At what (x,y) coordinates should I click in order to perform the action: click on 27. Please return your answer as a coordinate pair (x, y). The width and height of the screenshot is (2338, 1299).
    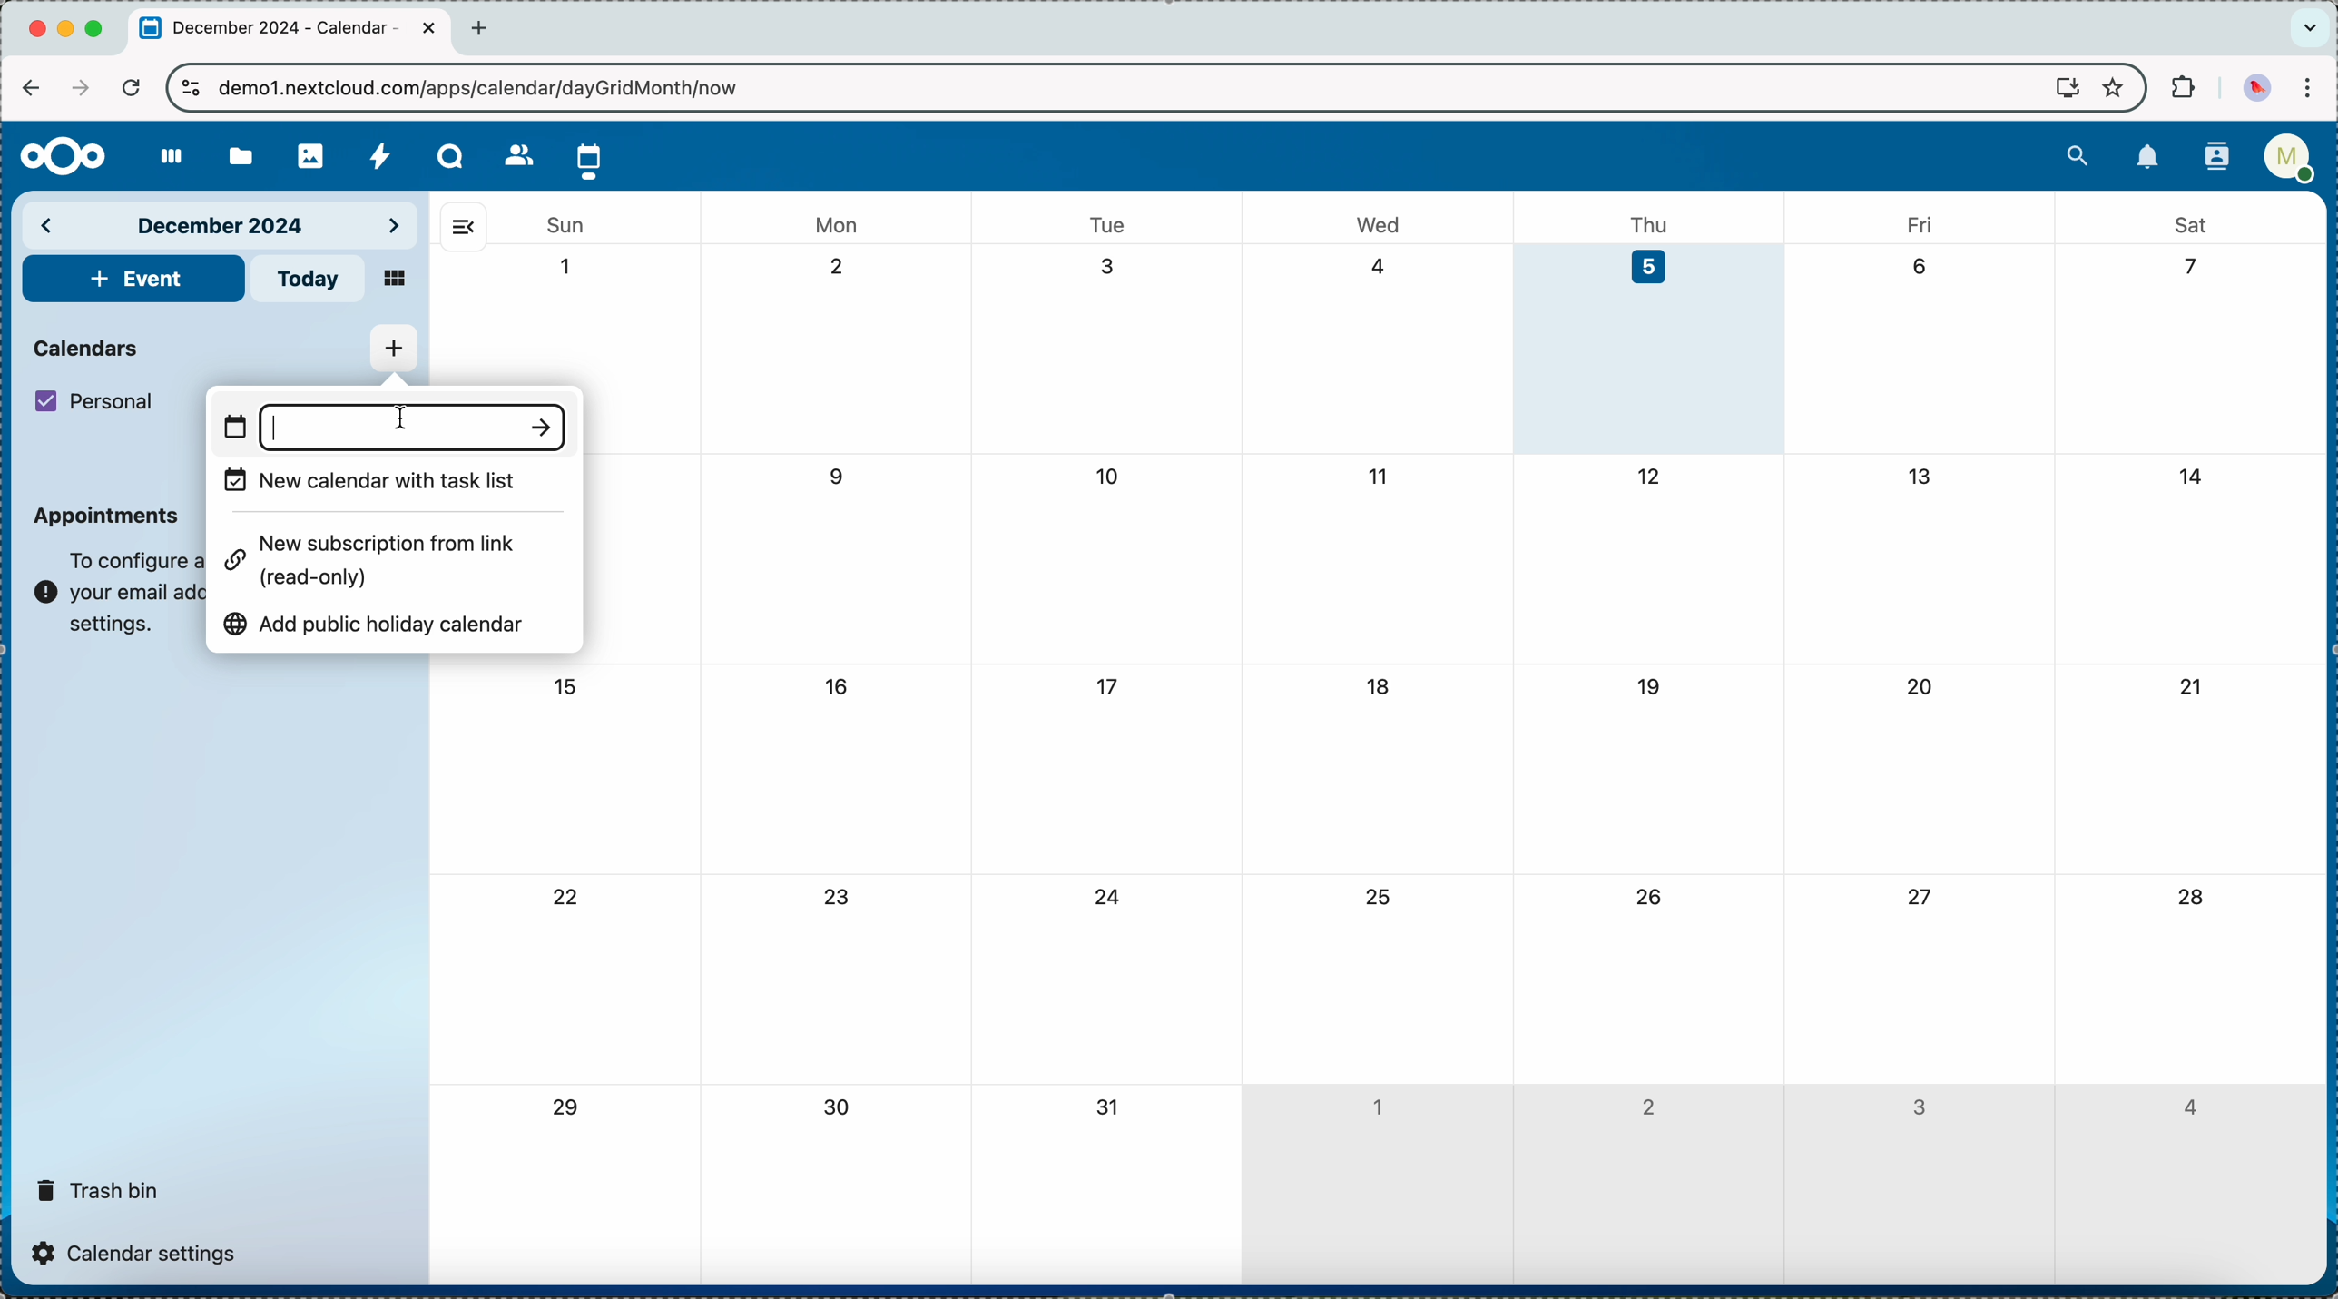
    Looking at the image, I should click on (1917, 895).